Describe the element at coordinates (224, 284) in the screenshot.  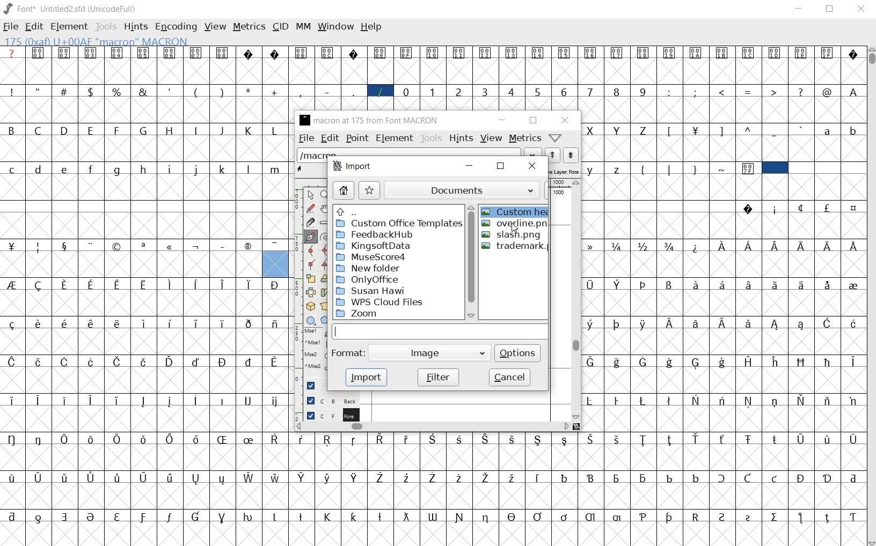
I see `Symbol` at that location.